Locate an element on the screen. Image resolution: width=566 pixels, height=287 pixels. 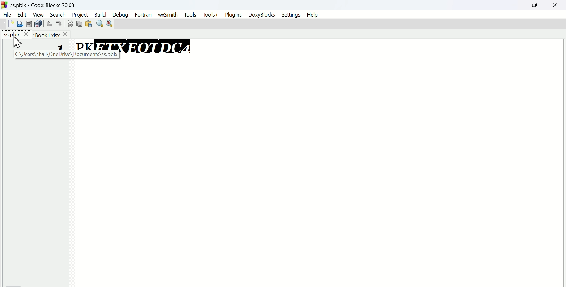
Edit is located at coordinates (23, 13).